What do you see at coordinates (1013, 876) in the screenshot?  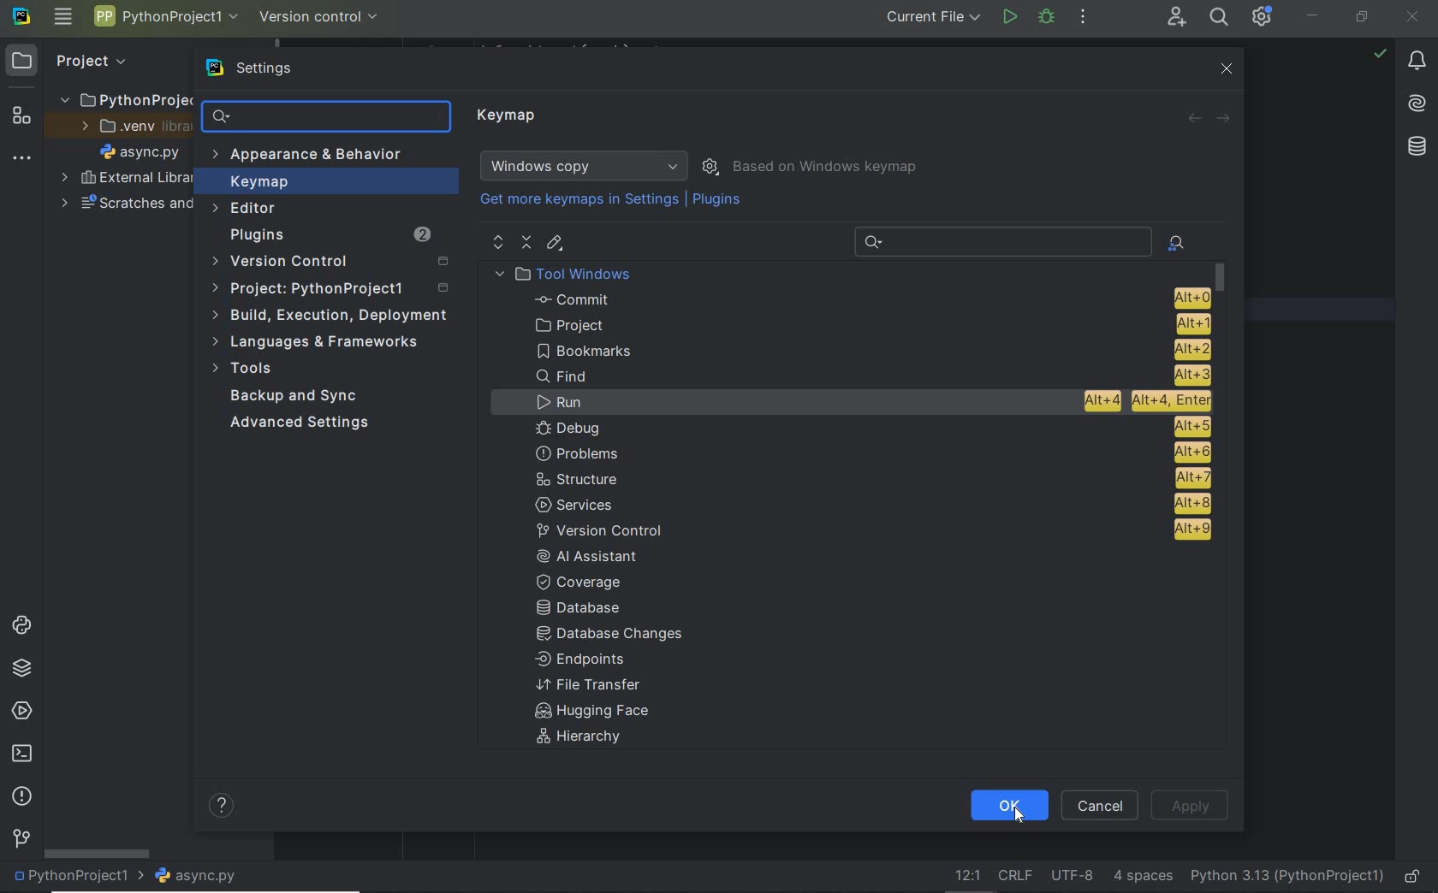 I see `Line separator` at bounding box center [1013, 876].